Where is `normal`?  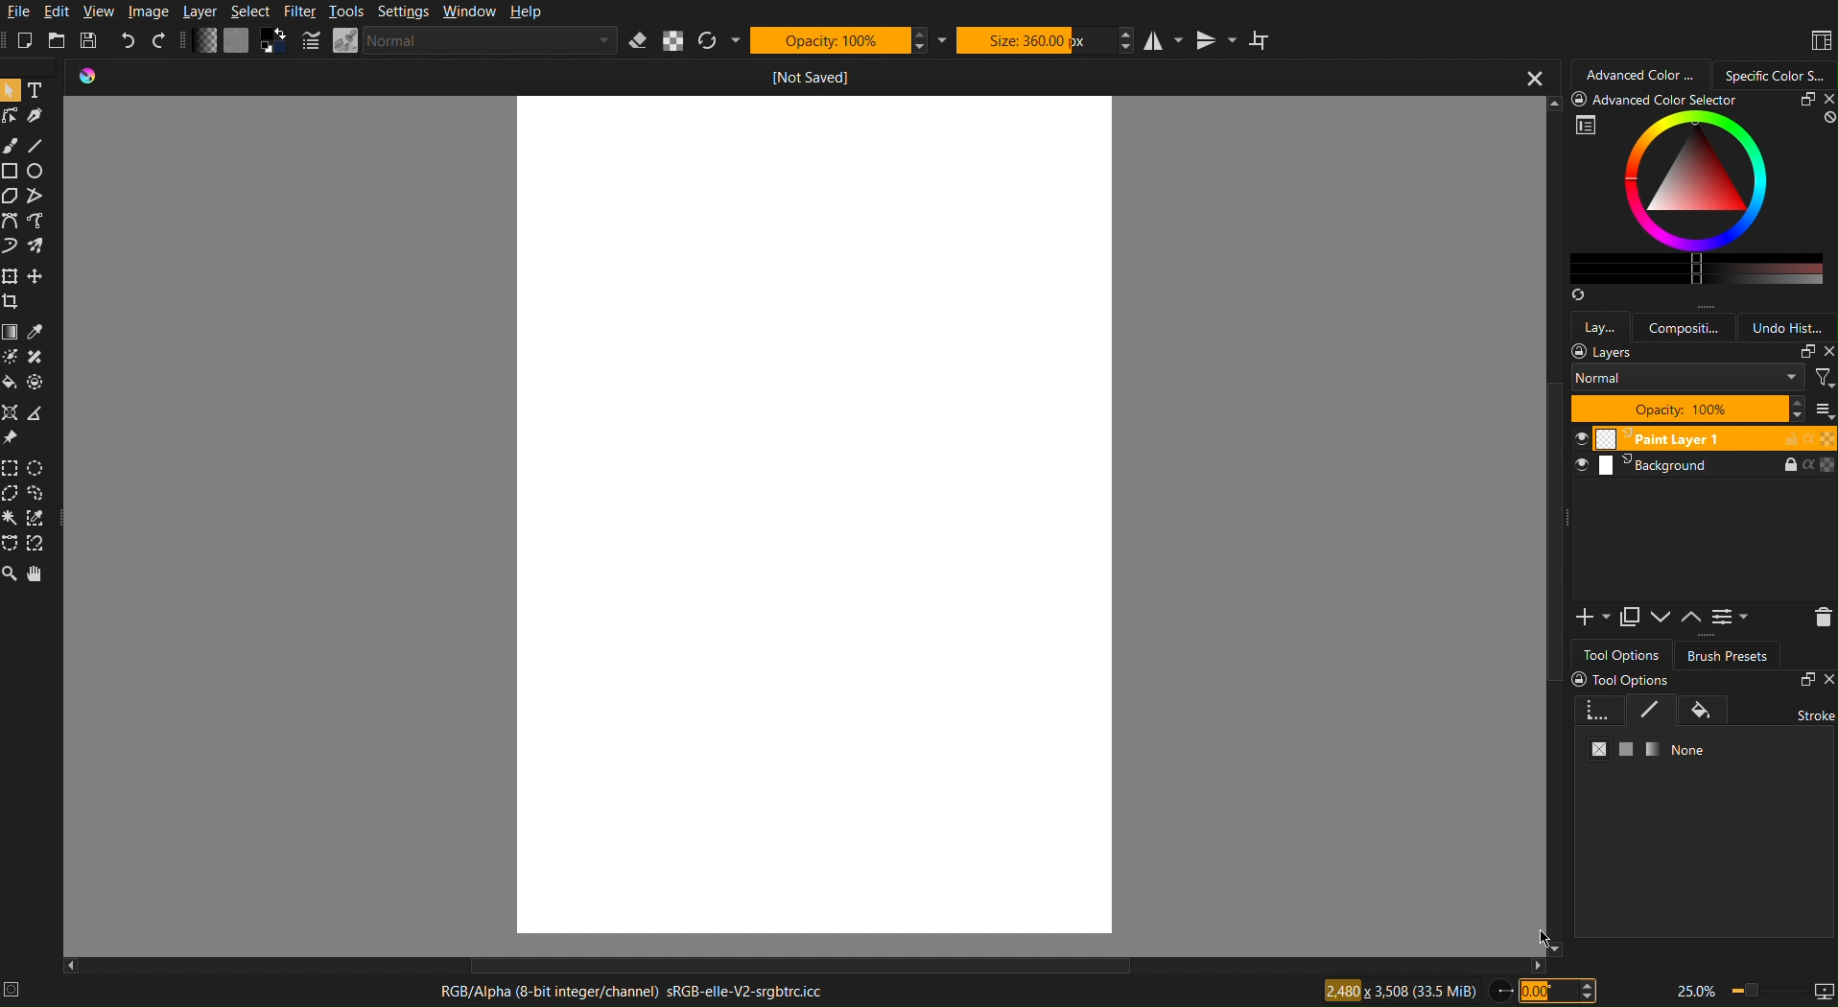
normal is located at coordinates (1687, 380).